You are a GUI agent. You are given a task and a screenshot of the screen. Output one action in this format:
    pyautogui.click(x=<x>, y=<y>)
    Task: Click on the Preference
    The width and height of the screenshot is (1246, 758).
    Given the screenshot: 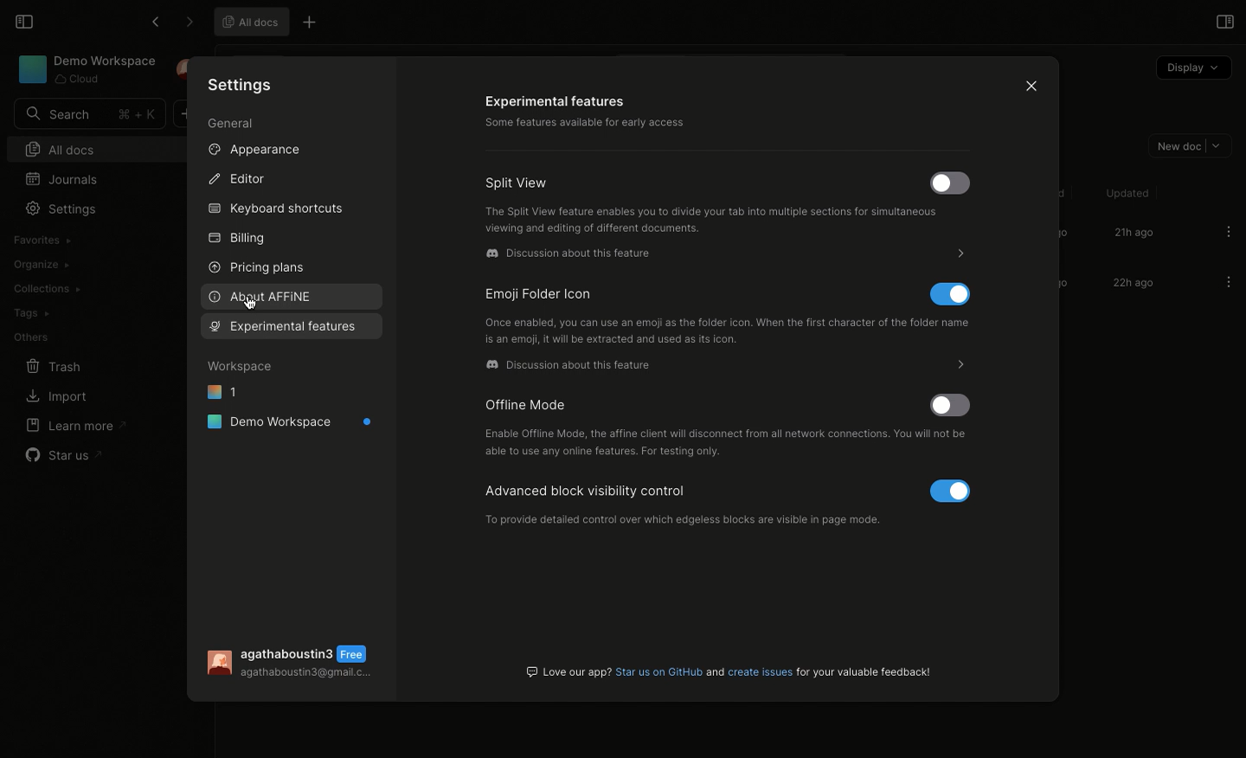 What is the action you would take?
    pyautogui.click(x=262, y=451)
    